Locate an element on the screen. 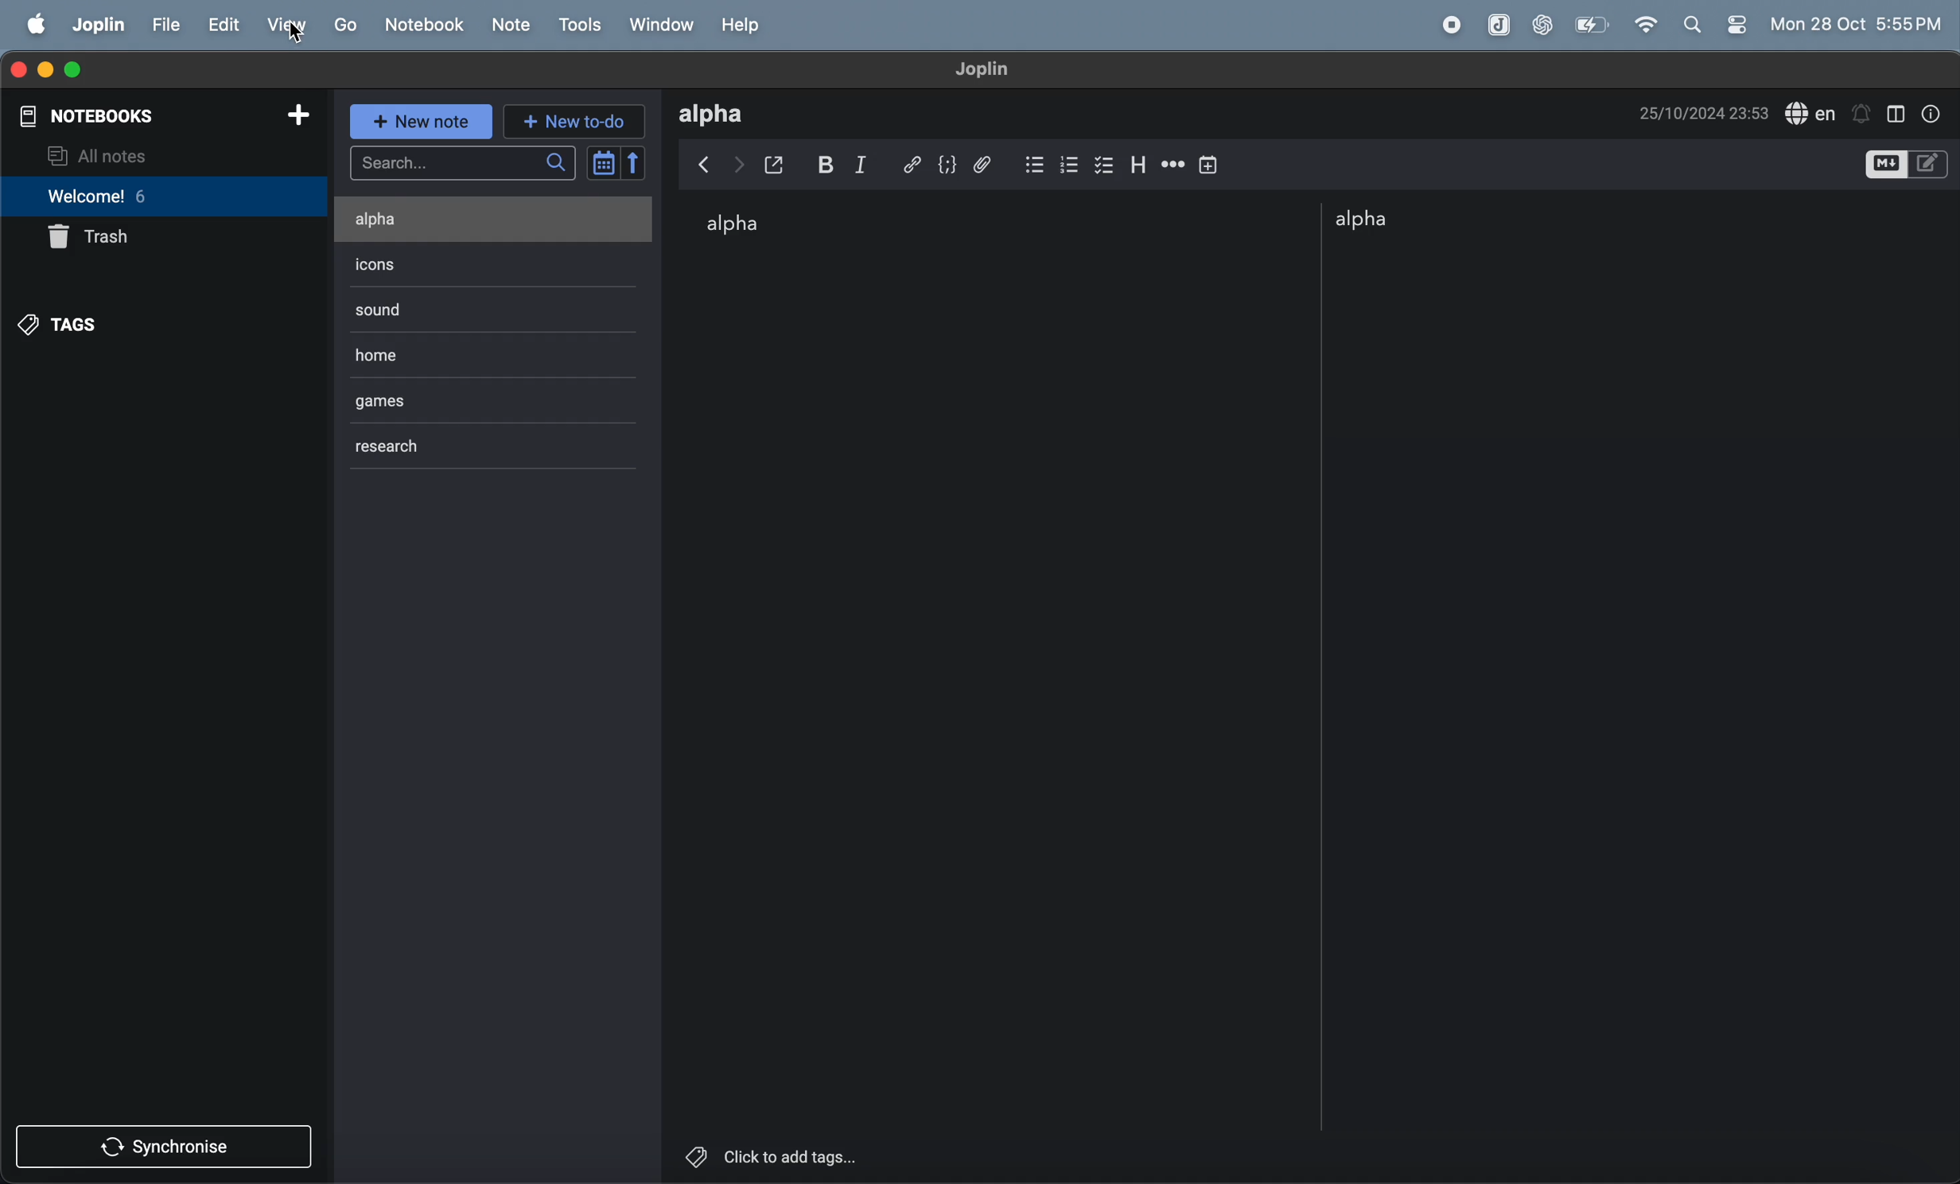 The height and width of the screenshot is (1184, 1960). record is located at coordinates (1456, 25).